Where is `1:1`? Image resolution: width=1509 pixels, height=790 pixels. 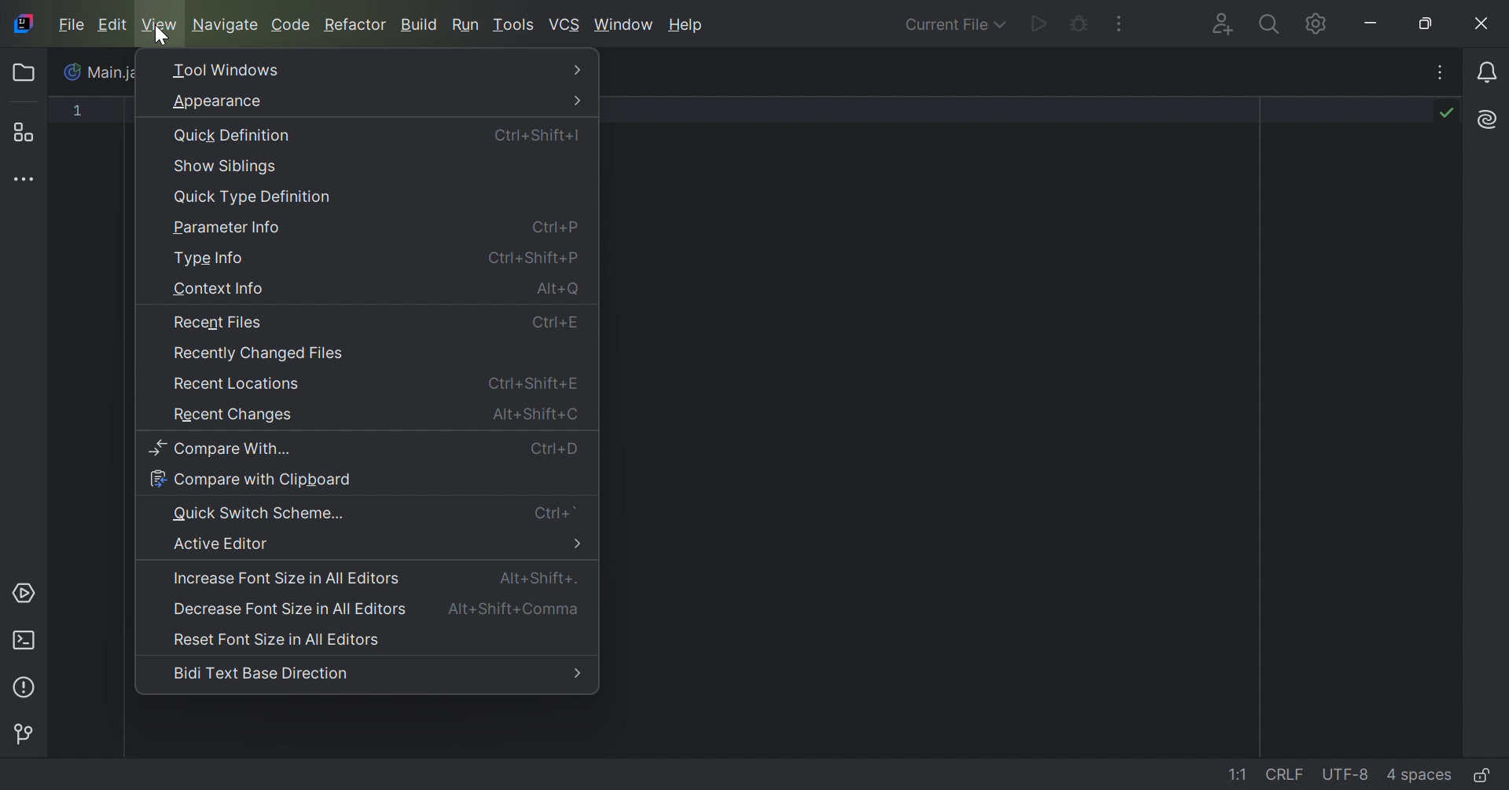
1:1 is located at coordinates (1240, 775).